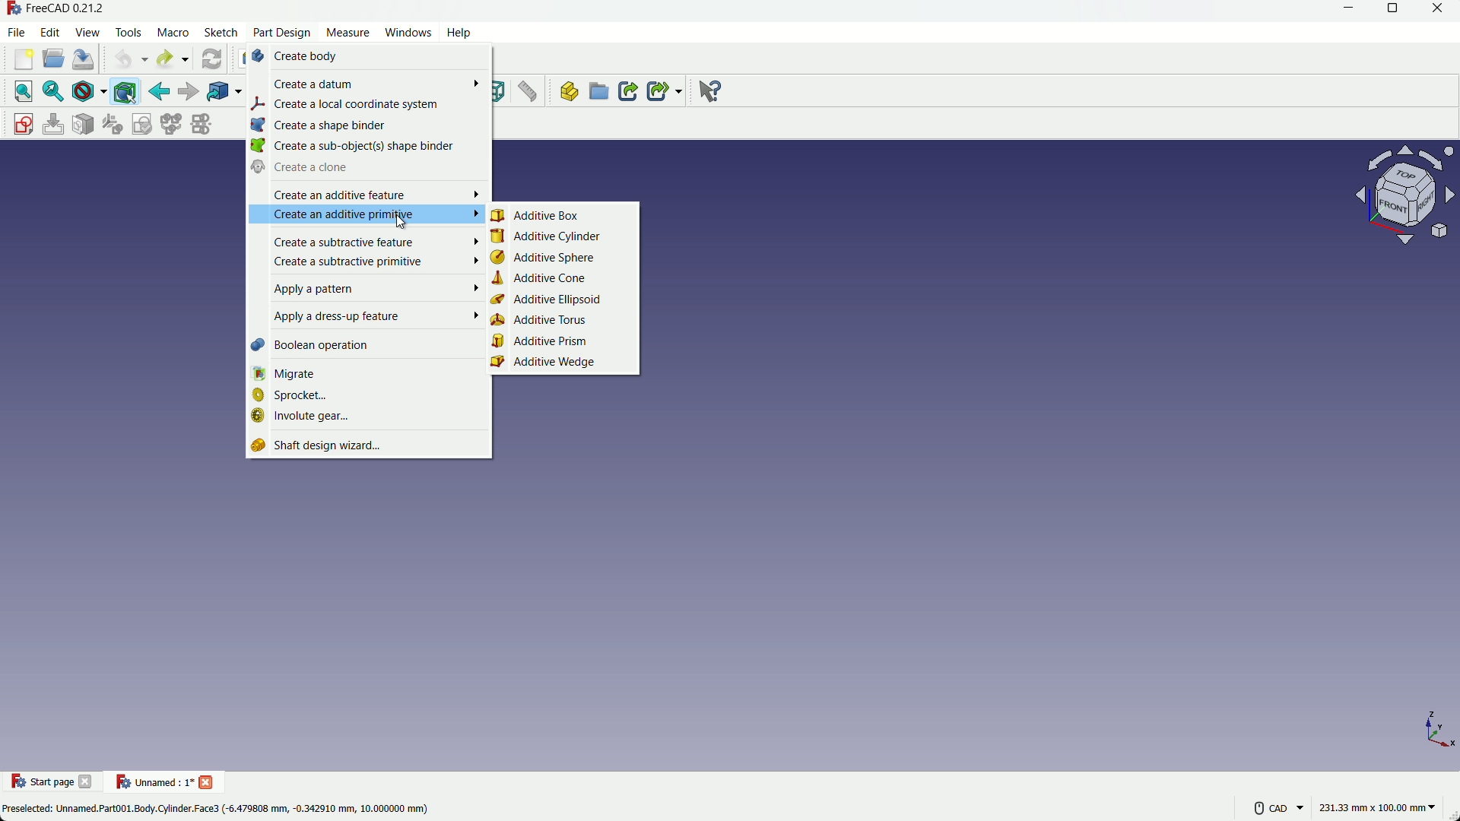 This screenshot has width=1460, height=821. Describe the element at coordinates (1408, 187) in the screenshot. I see `rotate or change view` at that location.